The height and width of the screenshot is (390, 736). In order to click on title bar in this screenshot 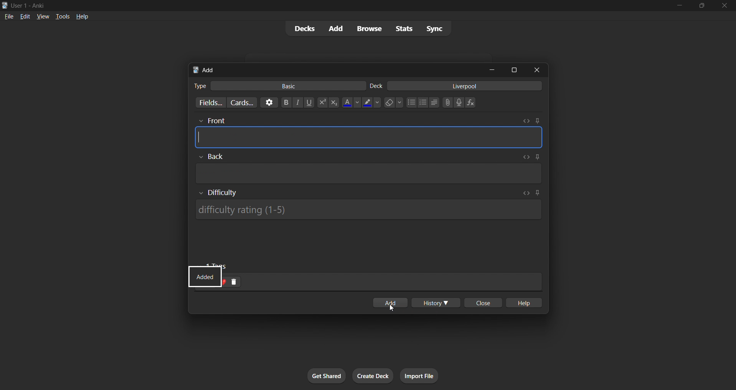, I will do `click(332, 5)`.